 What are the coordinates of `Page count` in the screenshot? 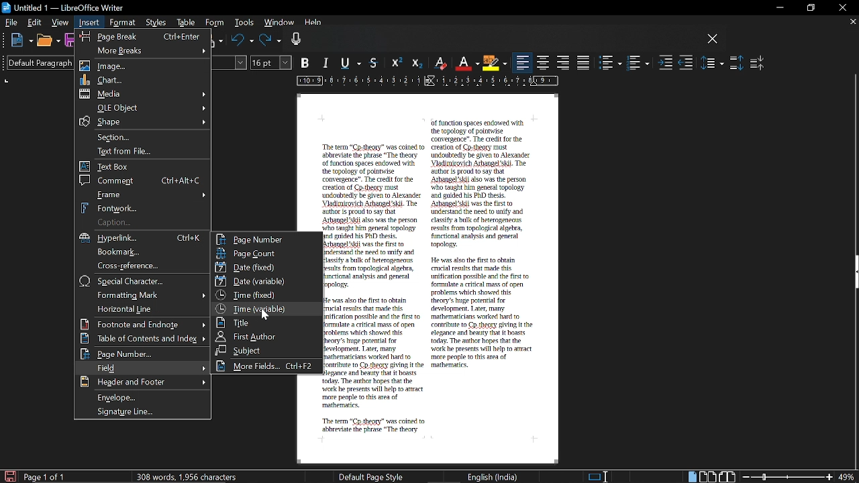 It's located at (266, 253).